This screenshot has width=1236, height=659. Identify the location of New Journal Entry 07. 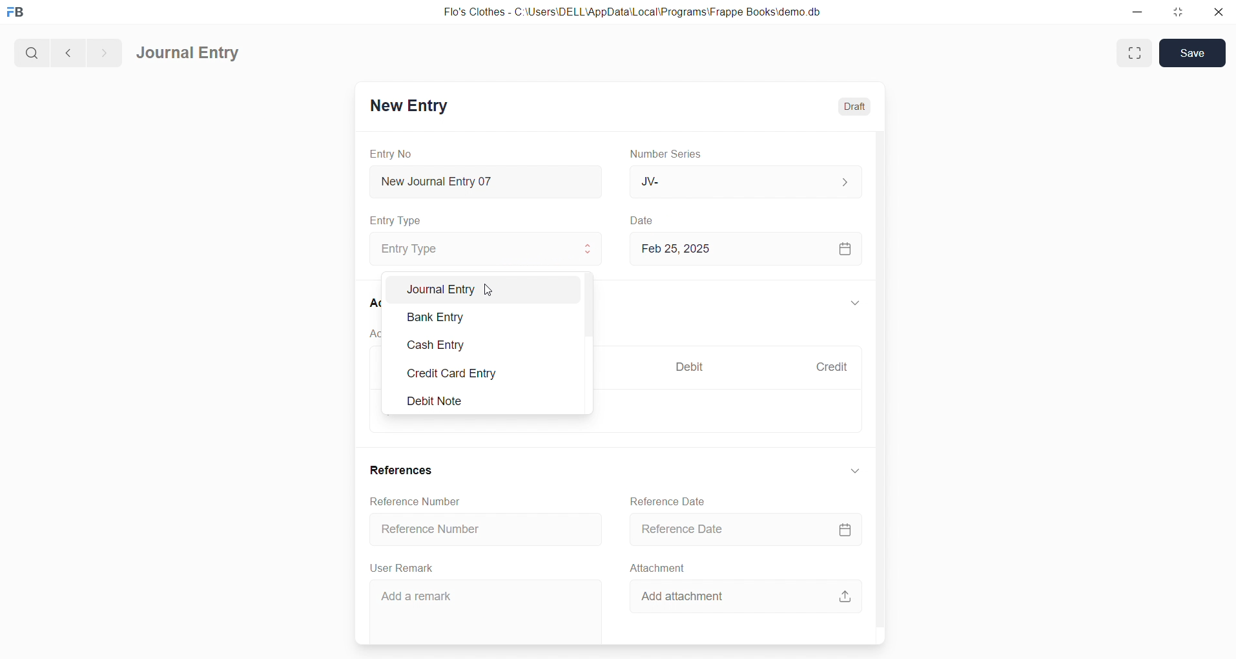
(487, 178).